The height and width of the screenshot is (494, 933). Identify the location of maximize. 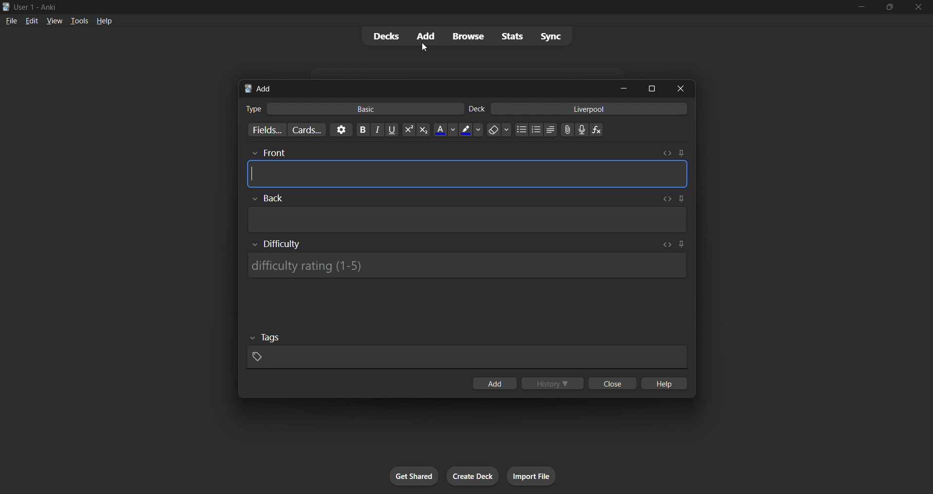
(652, 88).